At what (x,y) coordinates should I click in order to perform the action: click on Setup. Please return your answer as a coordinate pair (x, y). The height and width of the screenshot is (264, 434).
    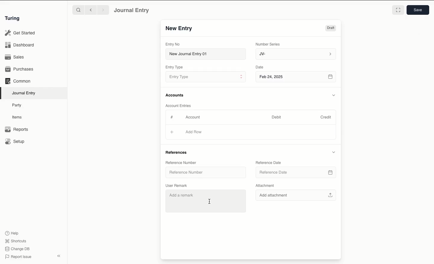
    Looking at the image, I should click on (15, 141).